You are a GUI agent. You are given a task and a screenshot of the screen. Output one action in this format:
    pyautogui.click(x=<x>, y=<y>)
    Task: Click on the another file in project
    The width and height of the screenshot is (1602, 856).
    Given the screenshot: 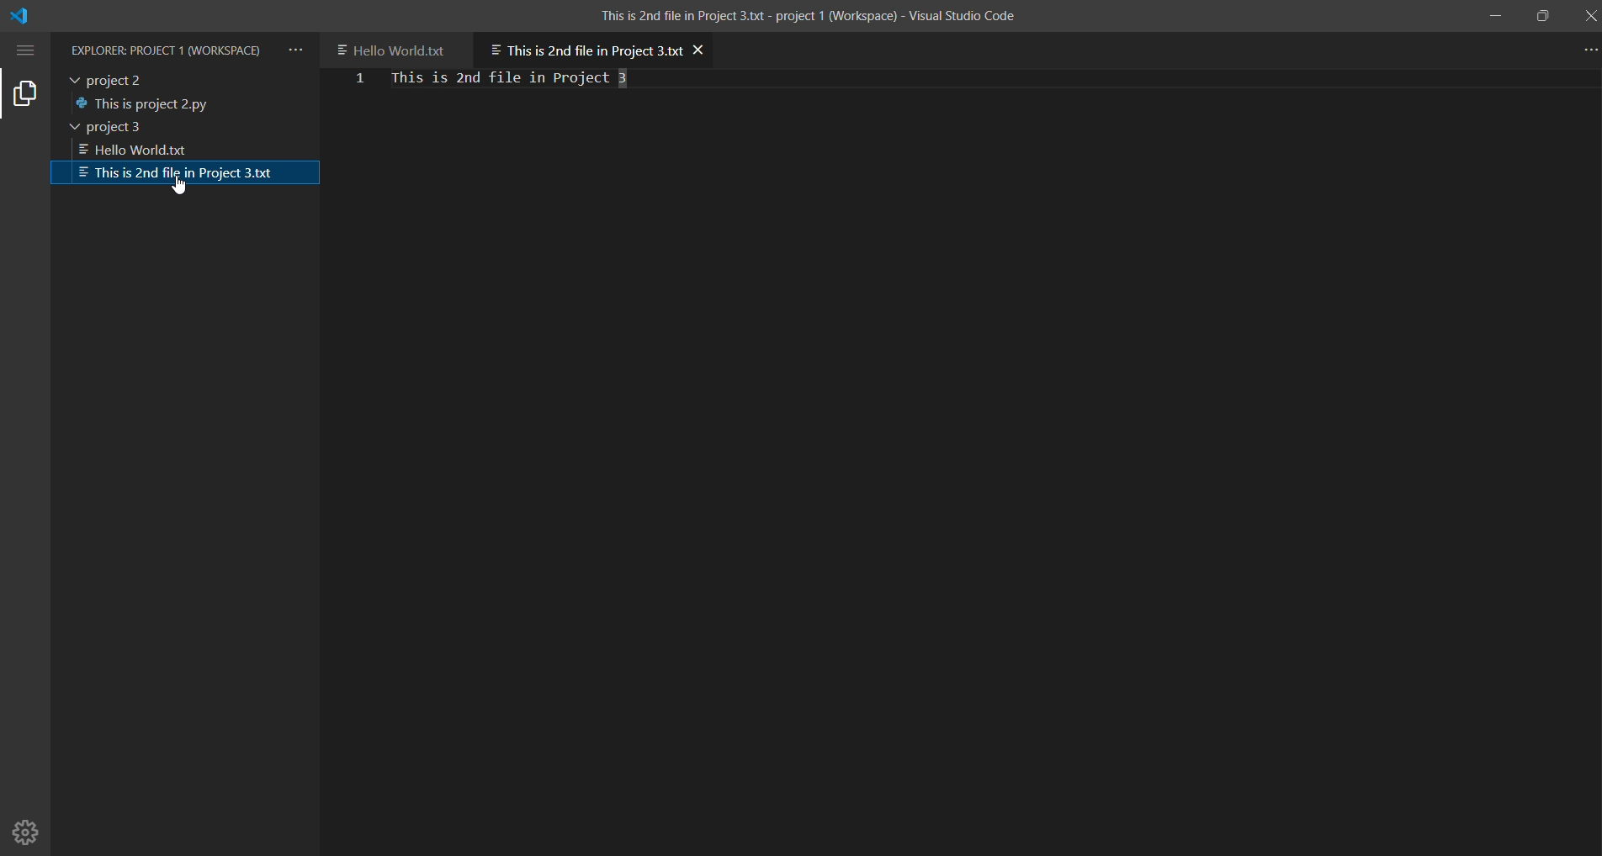 What is the action you would take?
    pyautogui.click(x=399, y=48)
    